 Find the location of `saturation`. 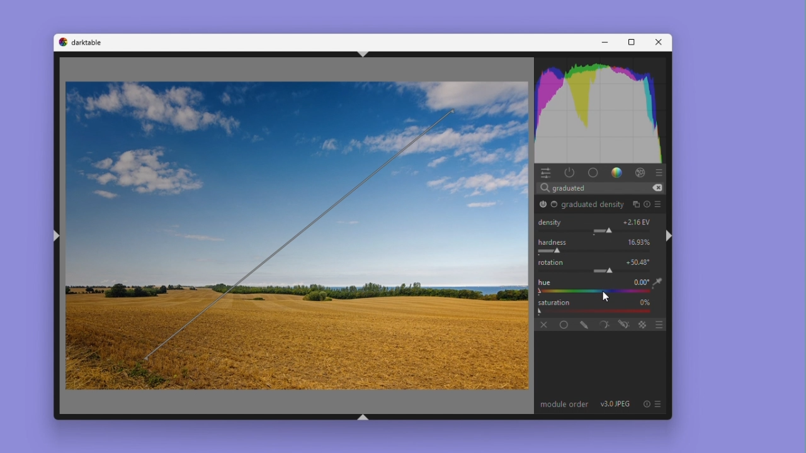

saturation is located at coordinates (556, 302).